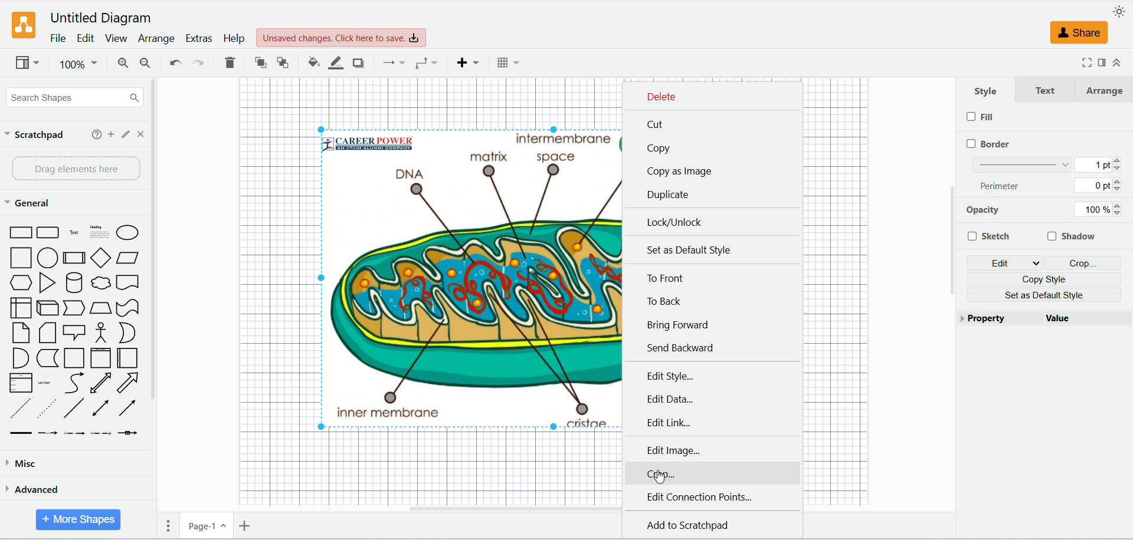  Describe the element at coordinates (24, 464) in the screenshot. I see `misca` at that location.